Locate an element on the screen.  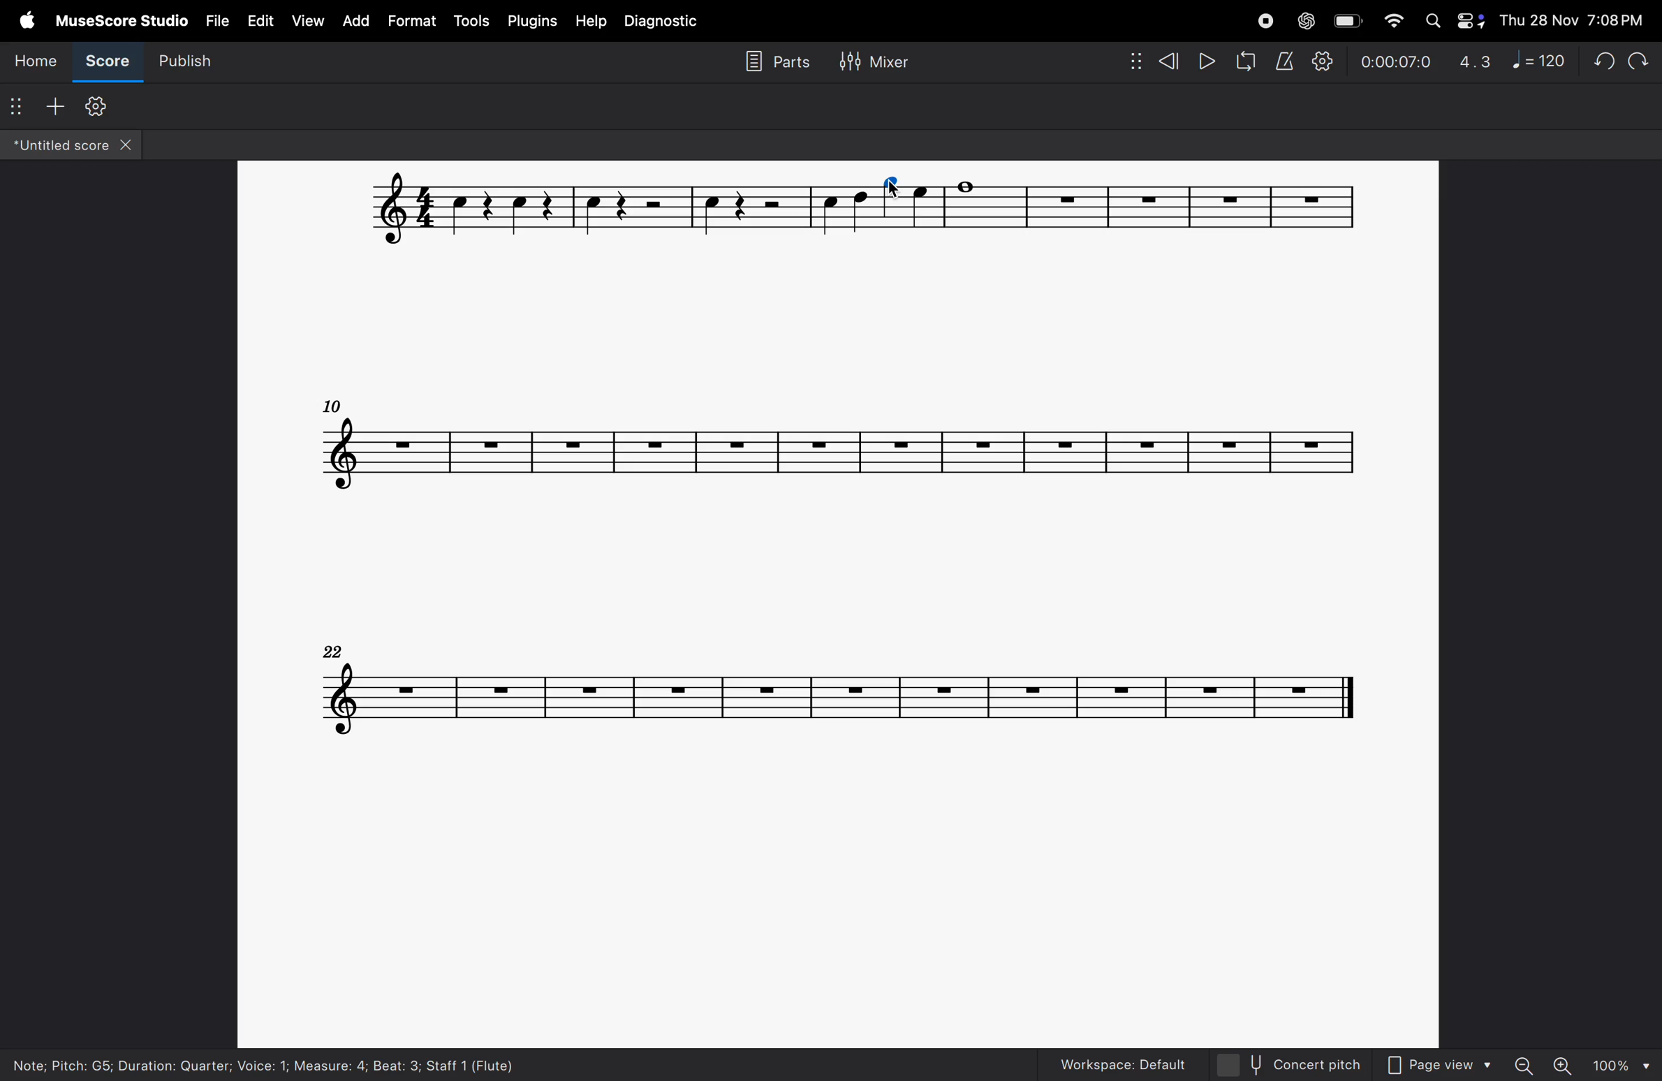
file is located at coordinates (217, 23).